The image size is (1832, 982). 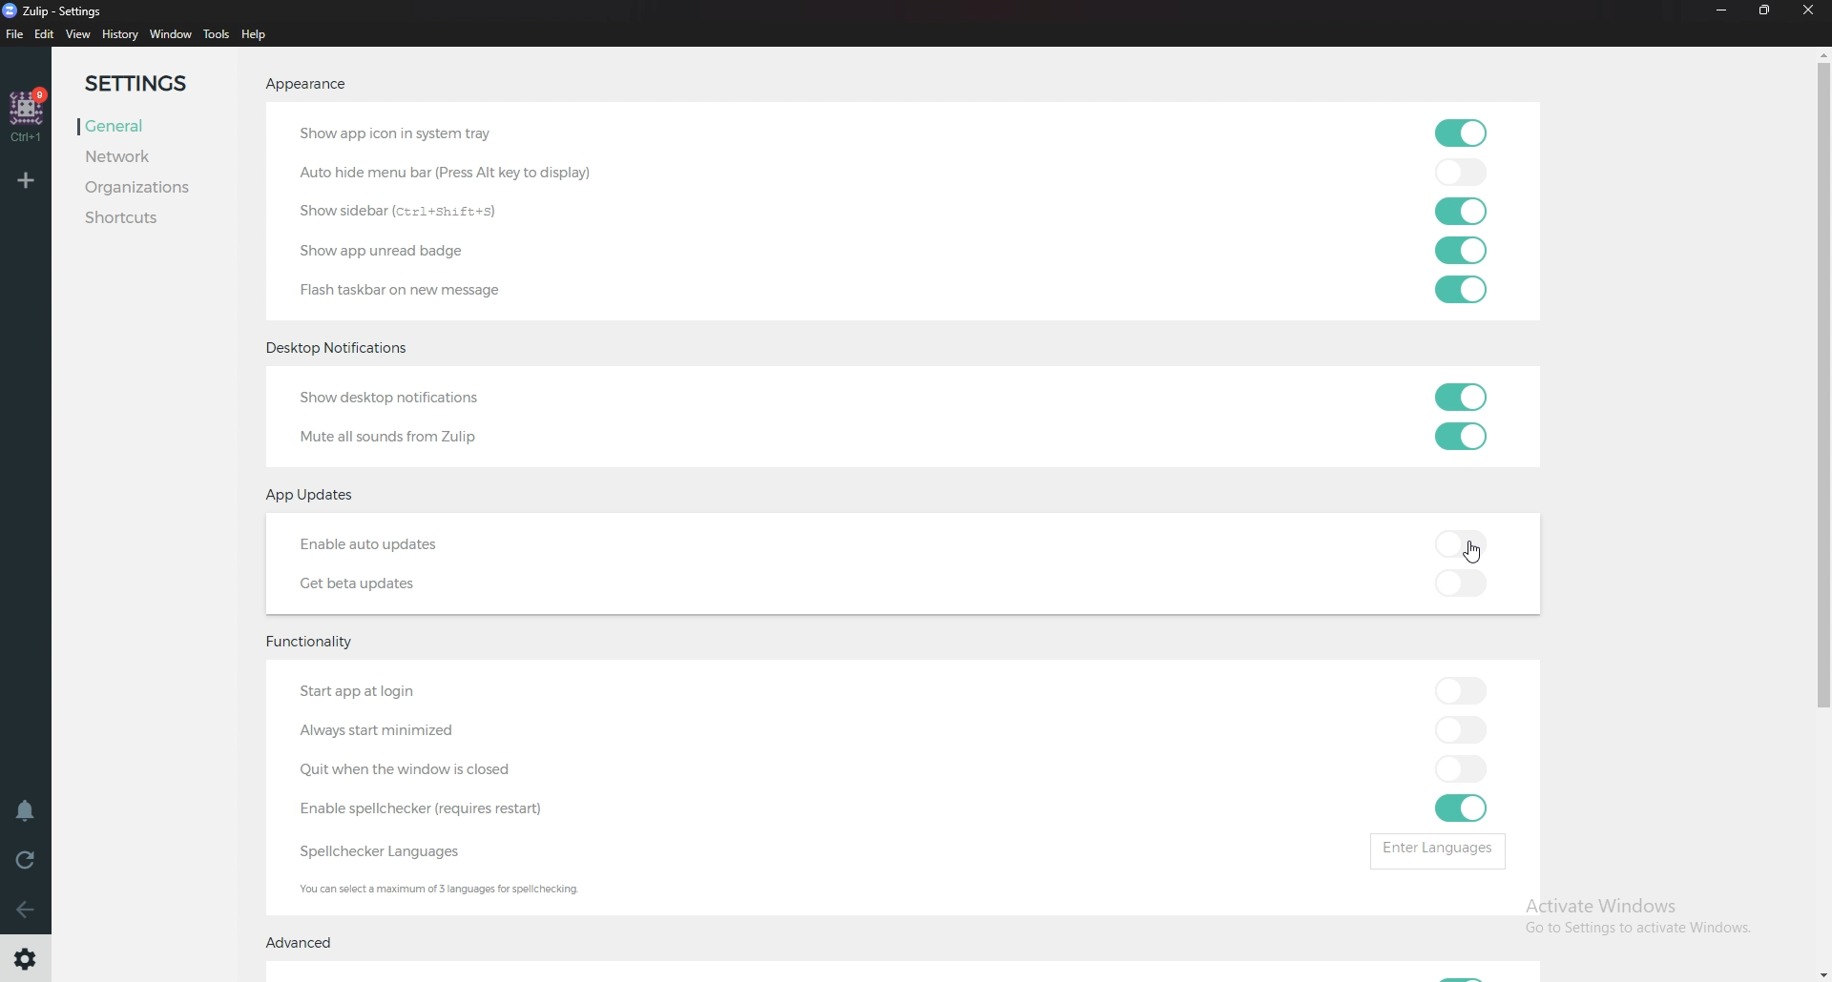 What do you see at coordinates (421, 808) in the screenshot?
I see `enable spell checker` at bounding box center [421, 808].